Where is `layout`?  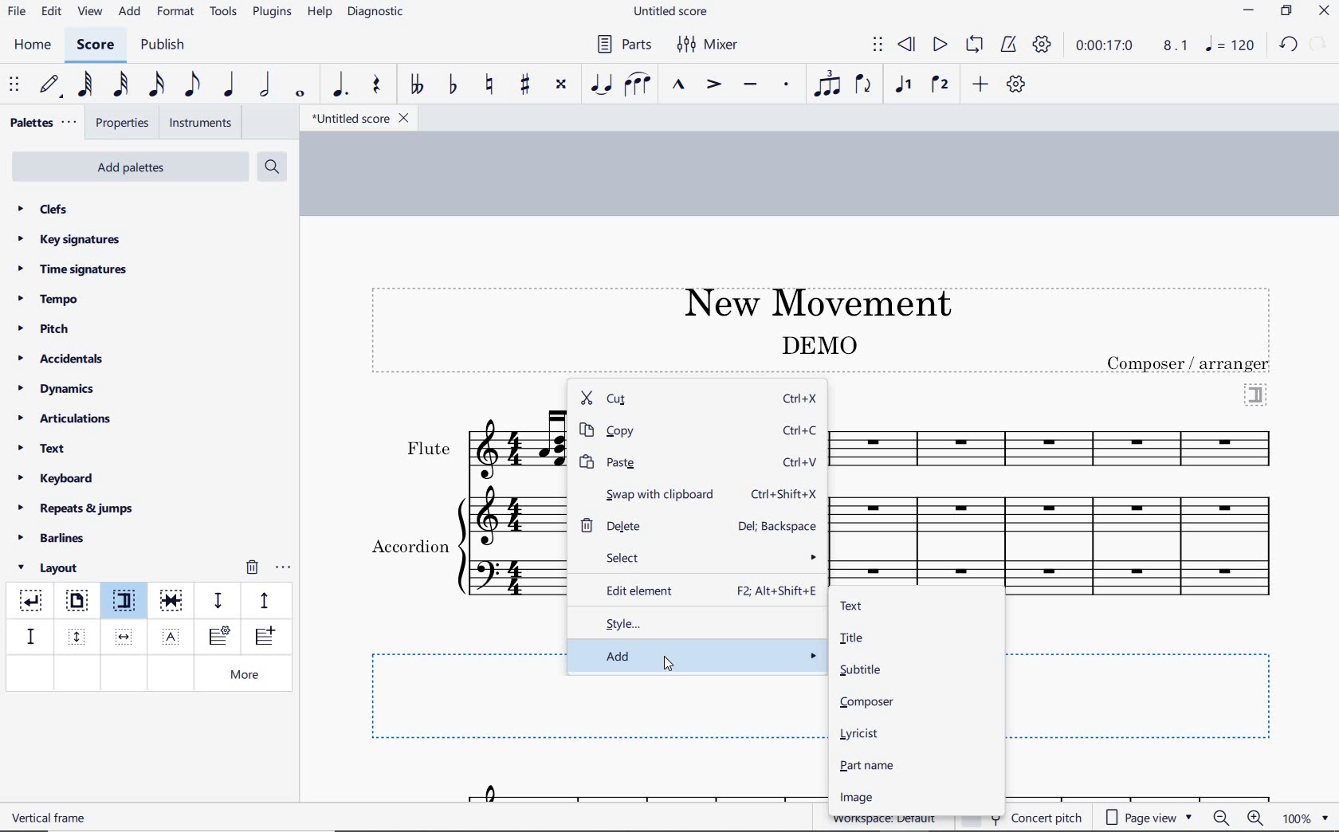
layout is located at coordinates (51, 568).